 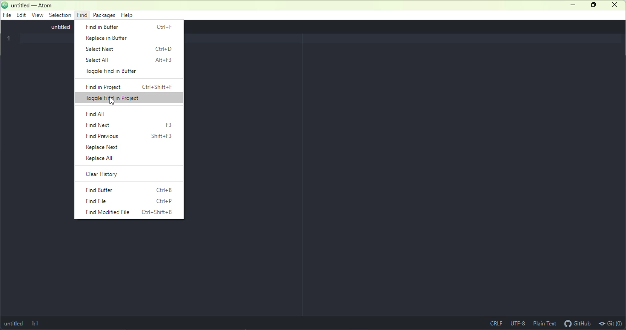 What do you see at coordinates (131, 137) in the screenshot?
I see `find previous` at bounding box center [131, 137].